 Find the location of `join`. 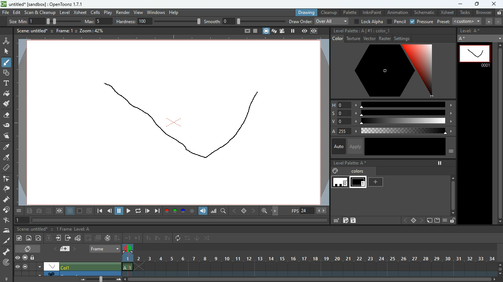

join is located at coordinates (7, 211).